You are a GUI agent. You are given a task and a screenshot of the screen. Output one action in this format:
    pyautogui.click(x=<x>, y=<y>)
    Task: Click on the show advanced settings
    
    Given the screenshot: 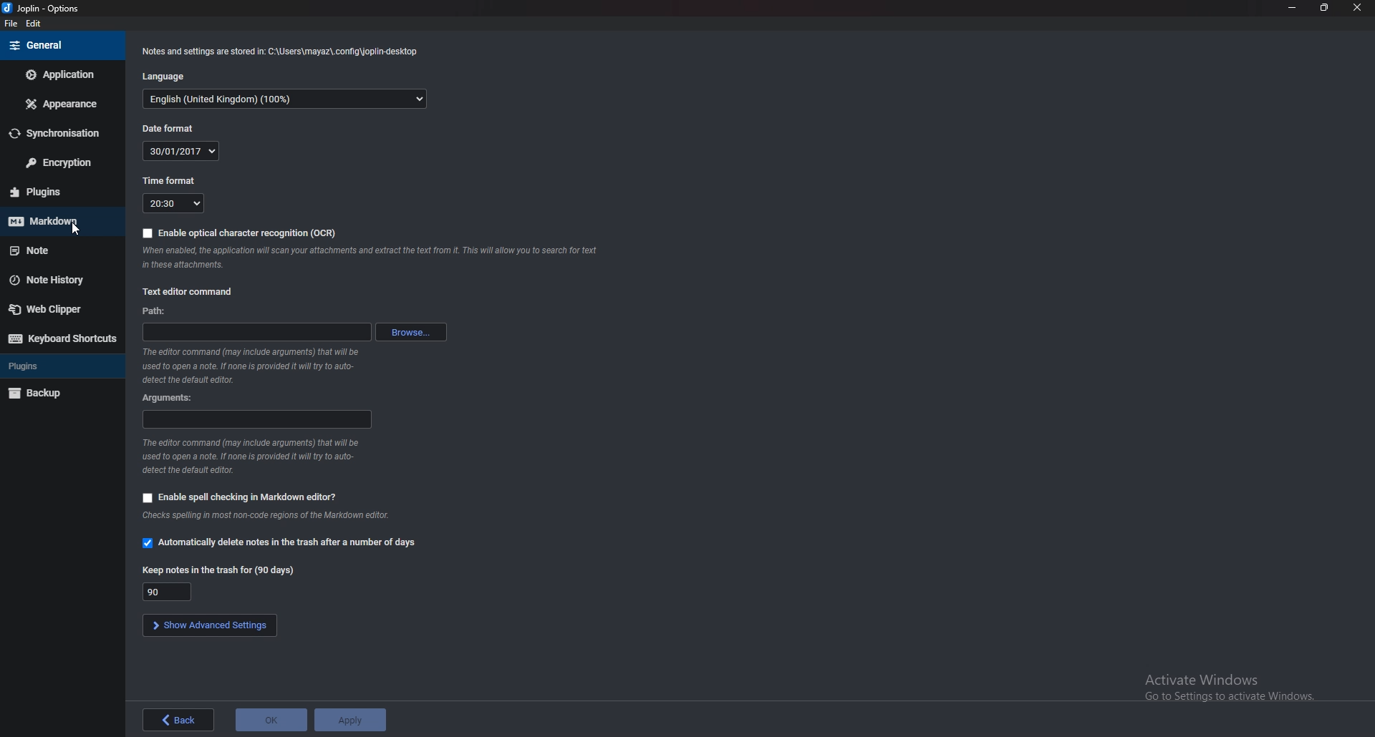 What is the action you would take?
    pyautogui.click(x=211, y=625)
    